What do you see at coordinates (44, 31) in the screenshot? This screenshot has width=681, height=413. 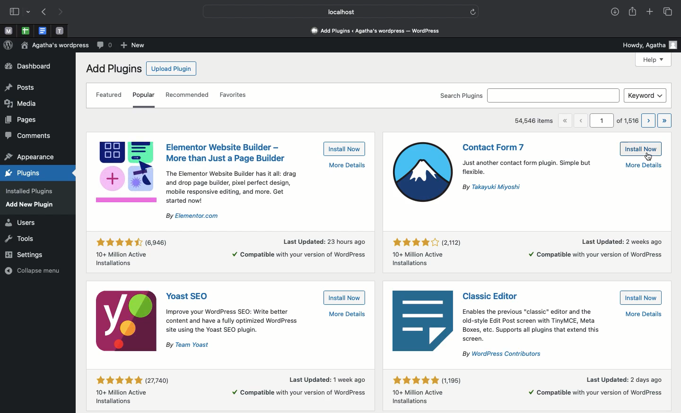 I see `Pinned tabs` at bounding box center [44, 31].